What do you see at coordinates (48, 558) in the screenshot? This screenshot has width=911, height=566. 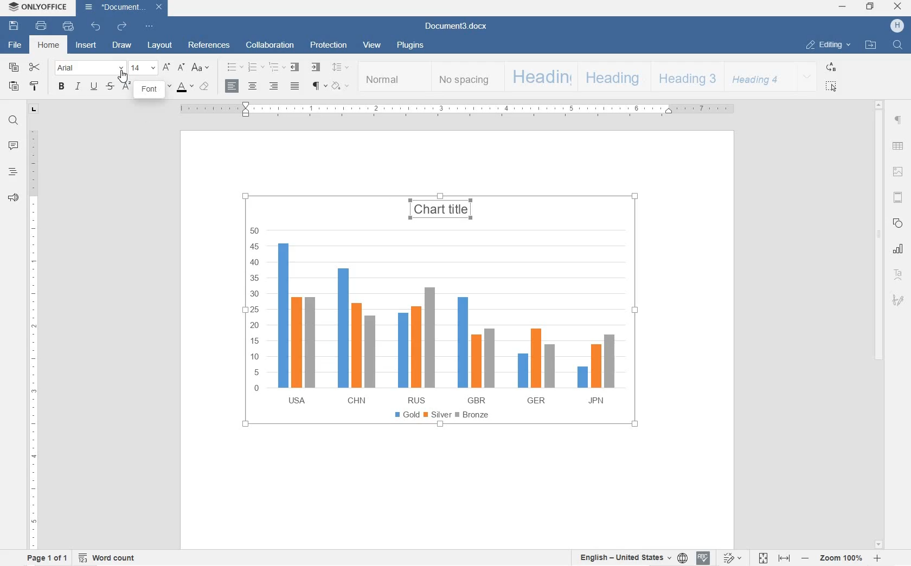 I see `PAGE 1 OF 1` at bounding box center [48, 558].